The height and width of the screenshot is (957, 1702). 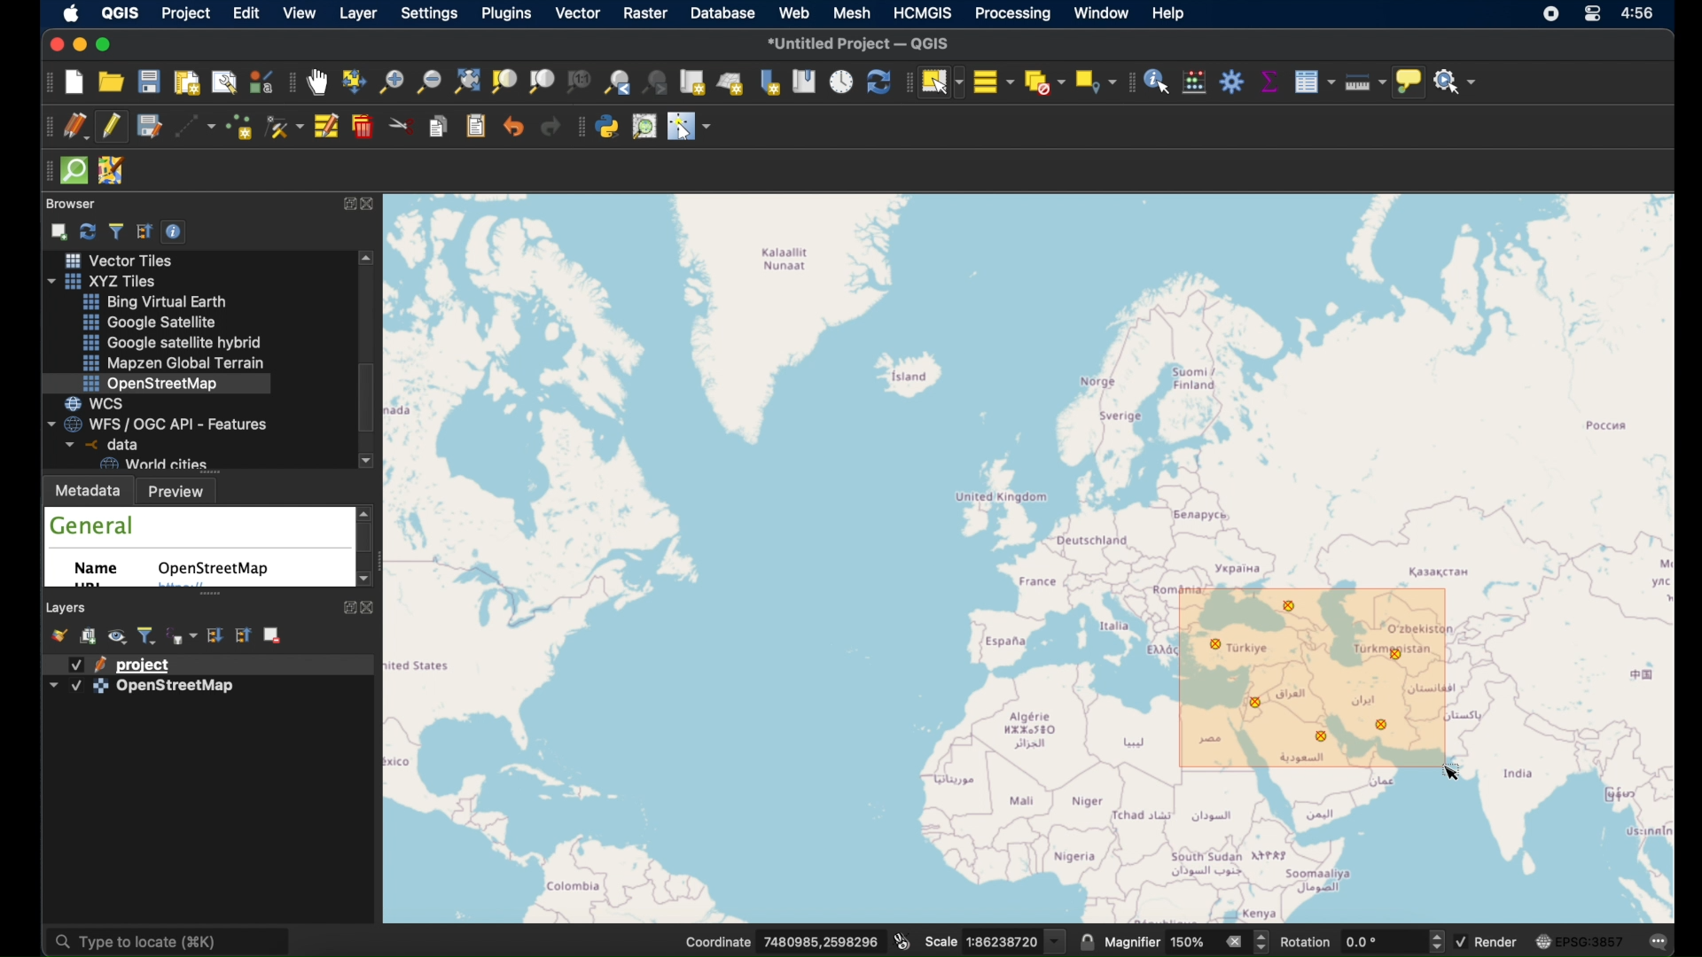 What do you see at coordinates (93, 525) in the screenshot?
I see `general` at bounding box center [93, 525].